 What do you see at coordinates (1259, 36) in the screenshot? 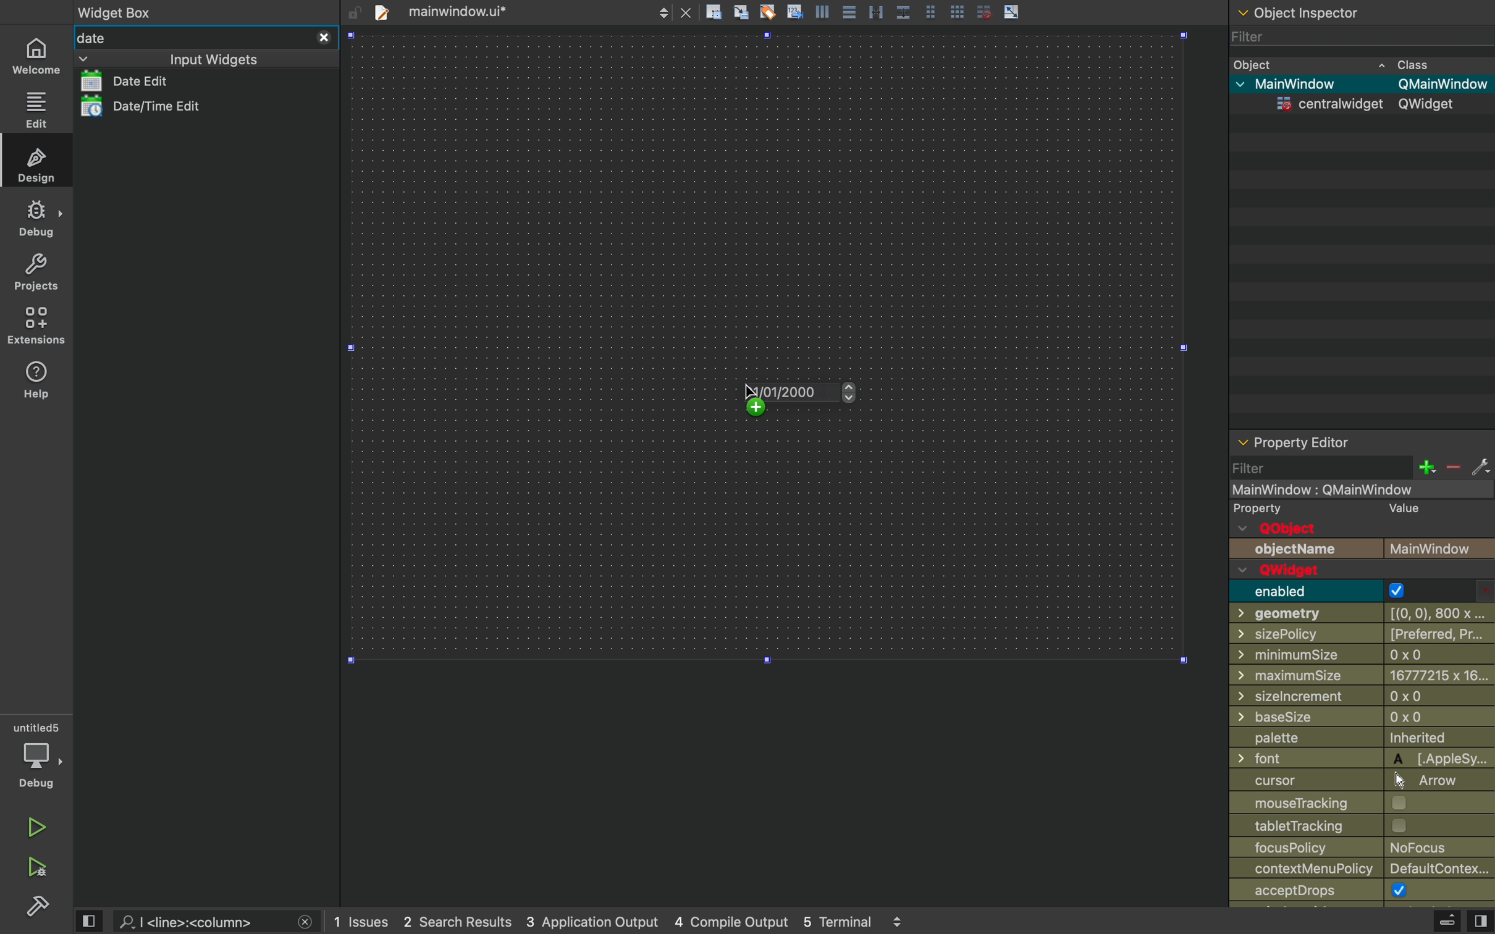
I see `filter` at bounding box center [1259, 36].